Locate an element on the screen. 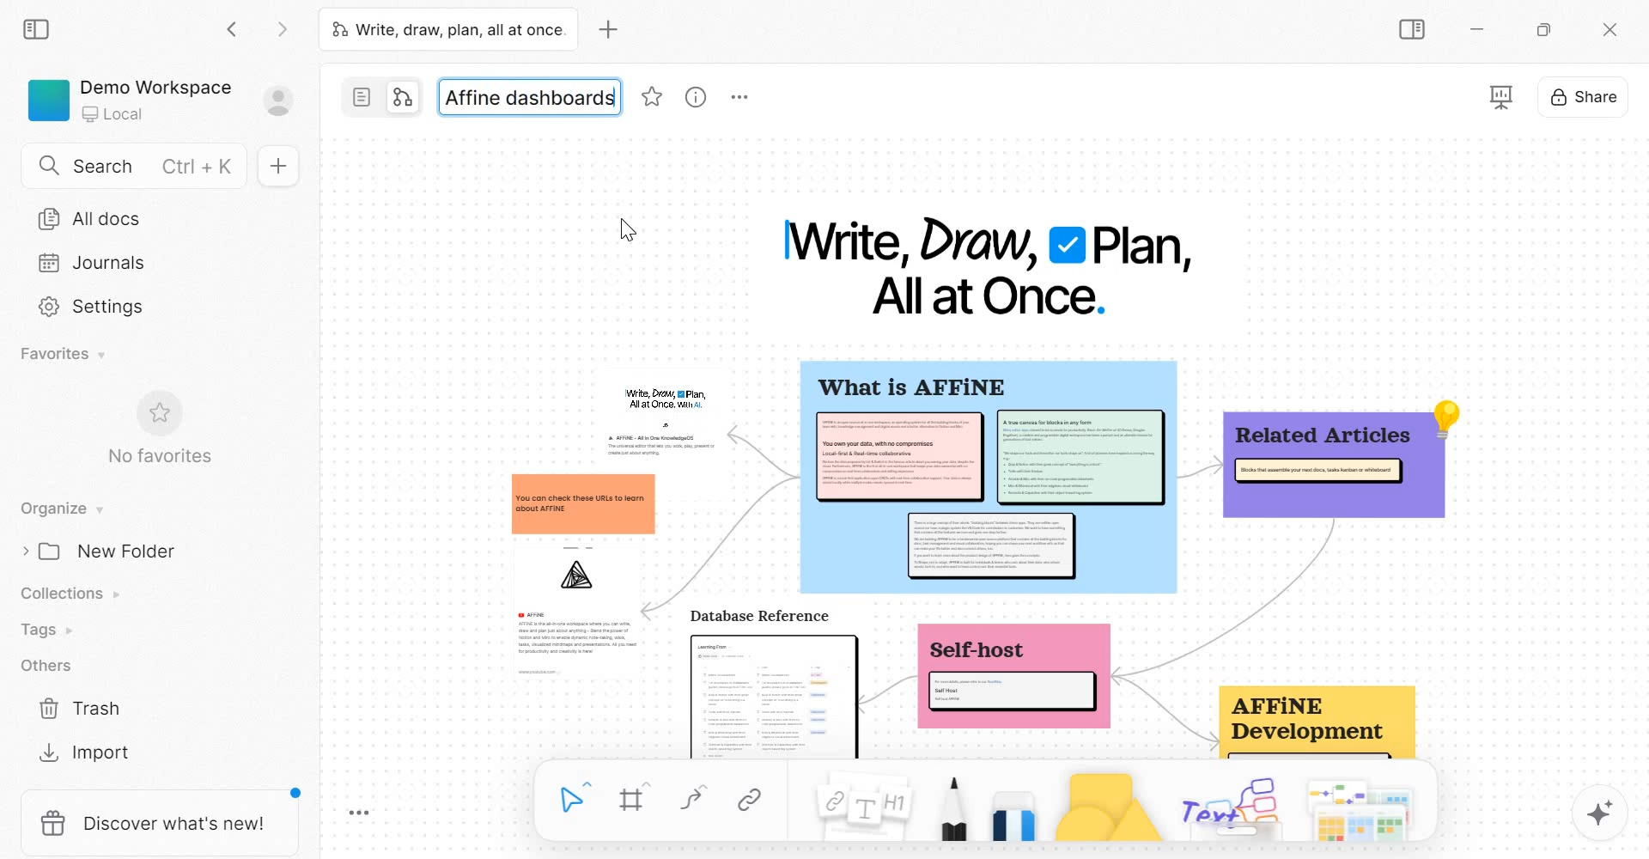 The height and width of the screenshot is (859, 1649). magic tool is located at coordinates (1599, 815).